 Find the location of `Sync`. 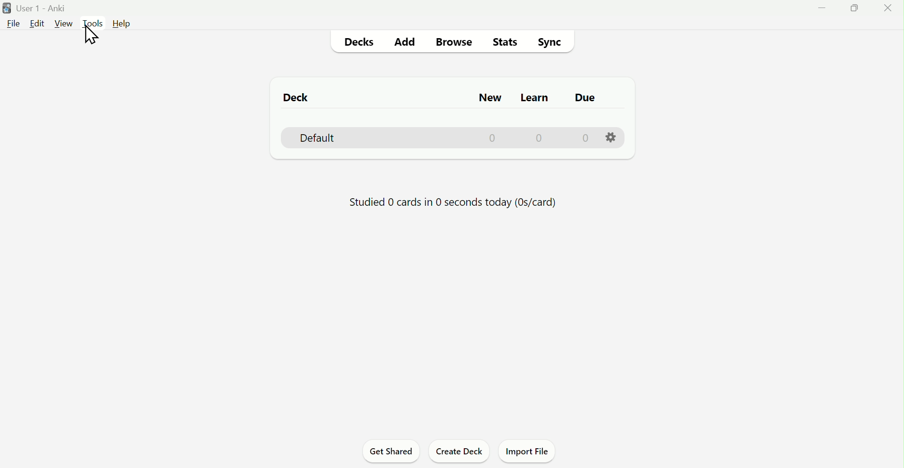

Sync is located at coordinates (551, 42).